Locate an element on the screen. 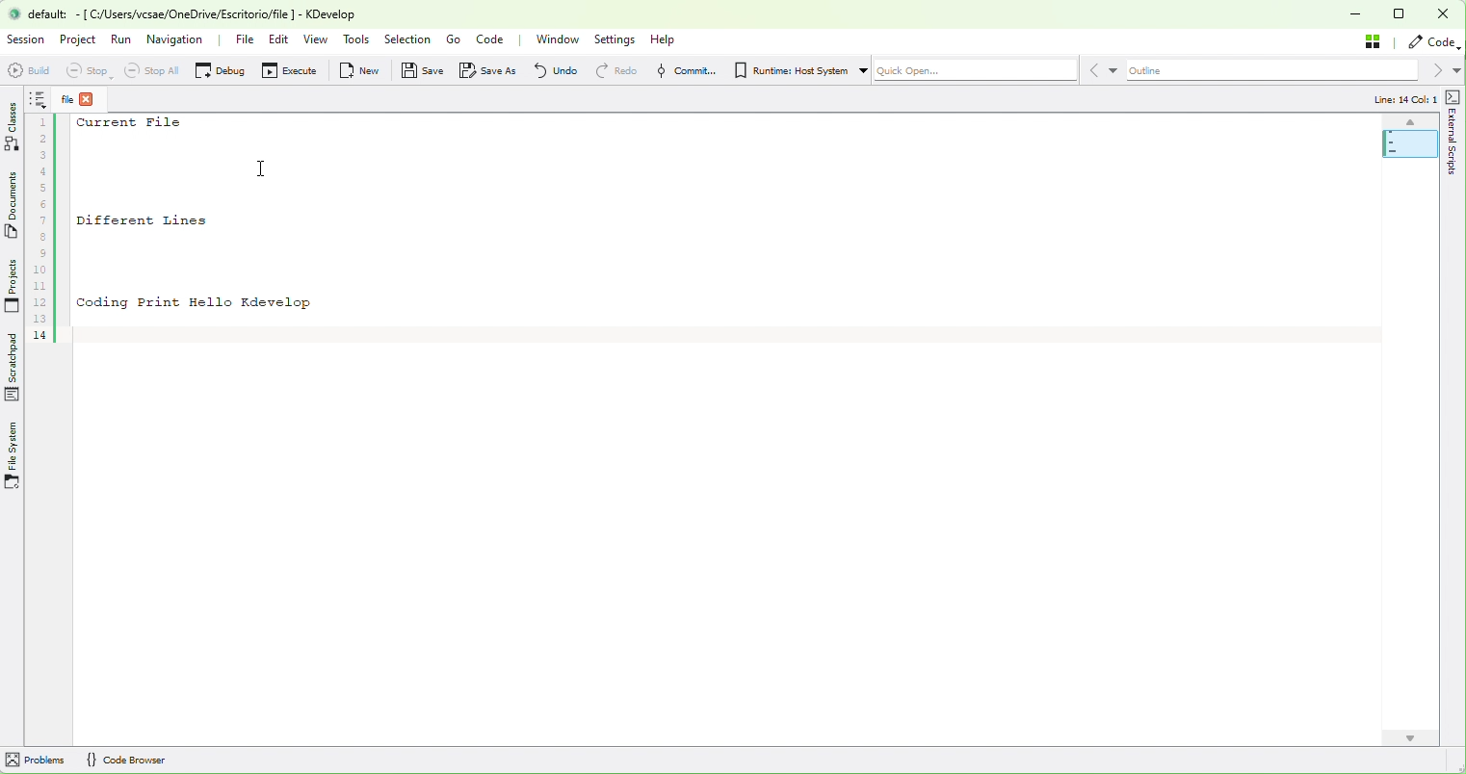 The image size is (1466, 774). logo is located at coordinates (14, 13).